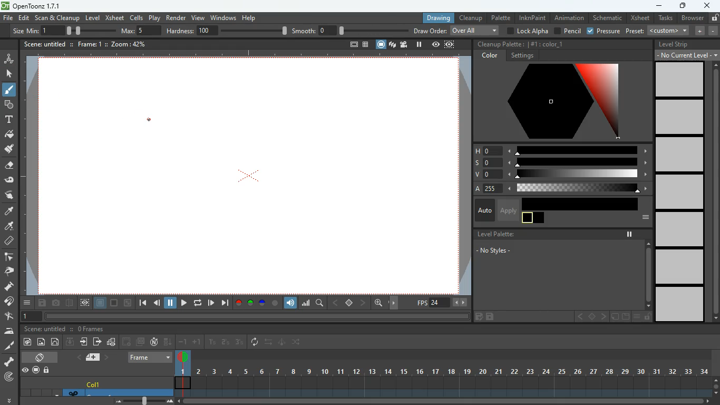 This screenshot has height=405, width=720. Describe the element at coordinates (95, 392) in the screenshot. I see `Column` at that location.